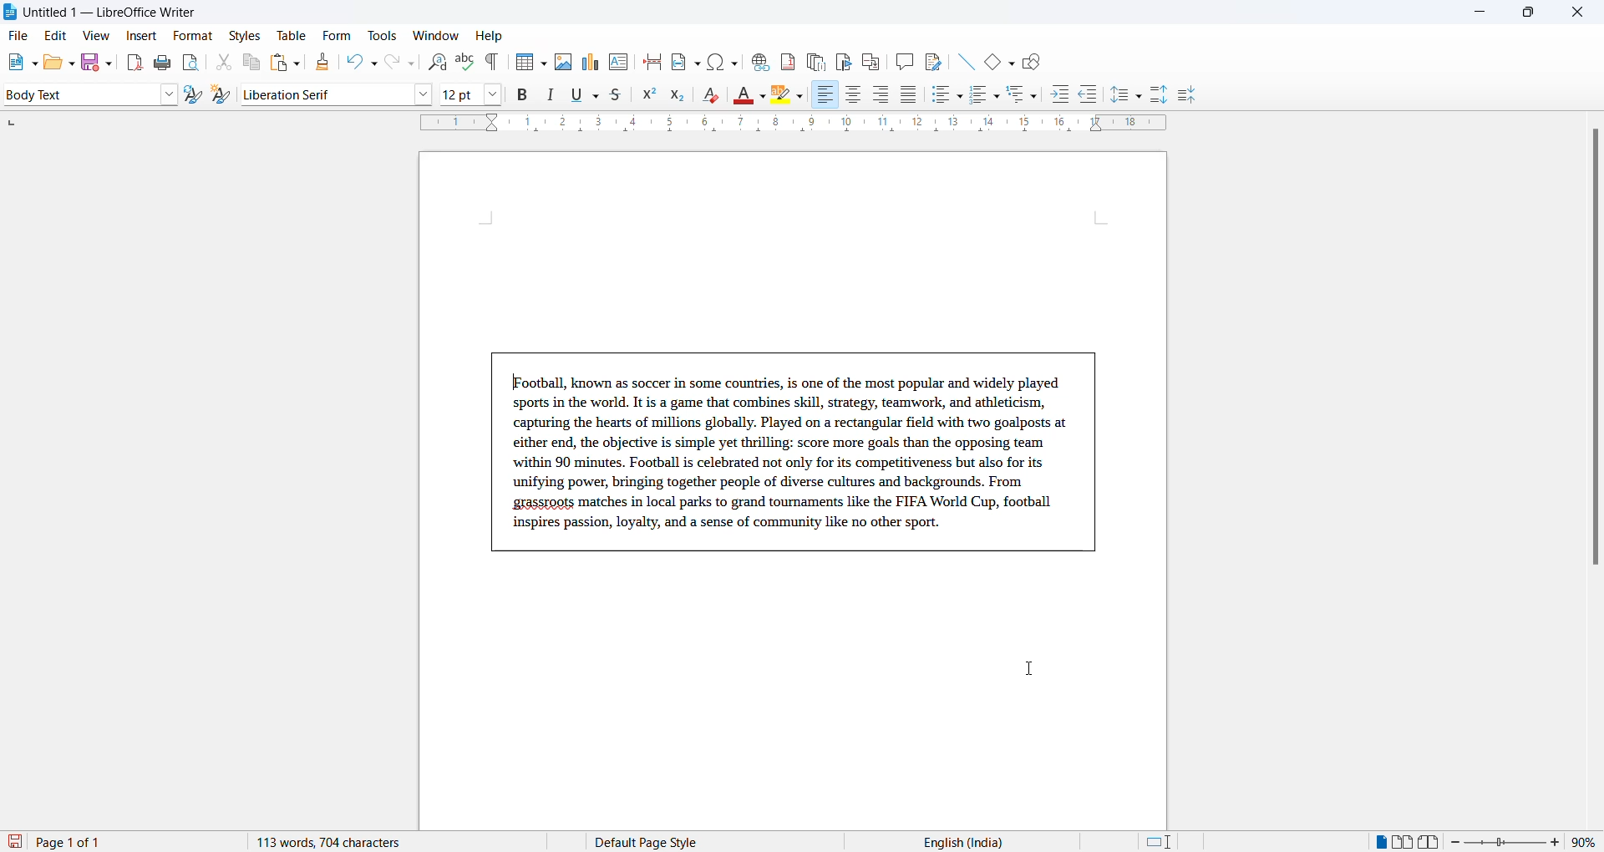 The image size is (1604, 852). I want to click on close, so click(1581, 13).